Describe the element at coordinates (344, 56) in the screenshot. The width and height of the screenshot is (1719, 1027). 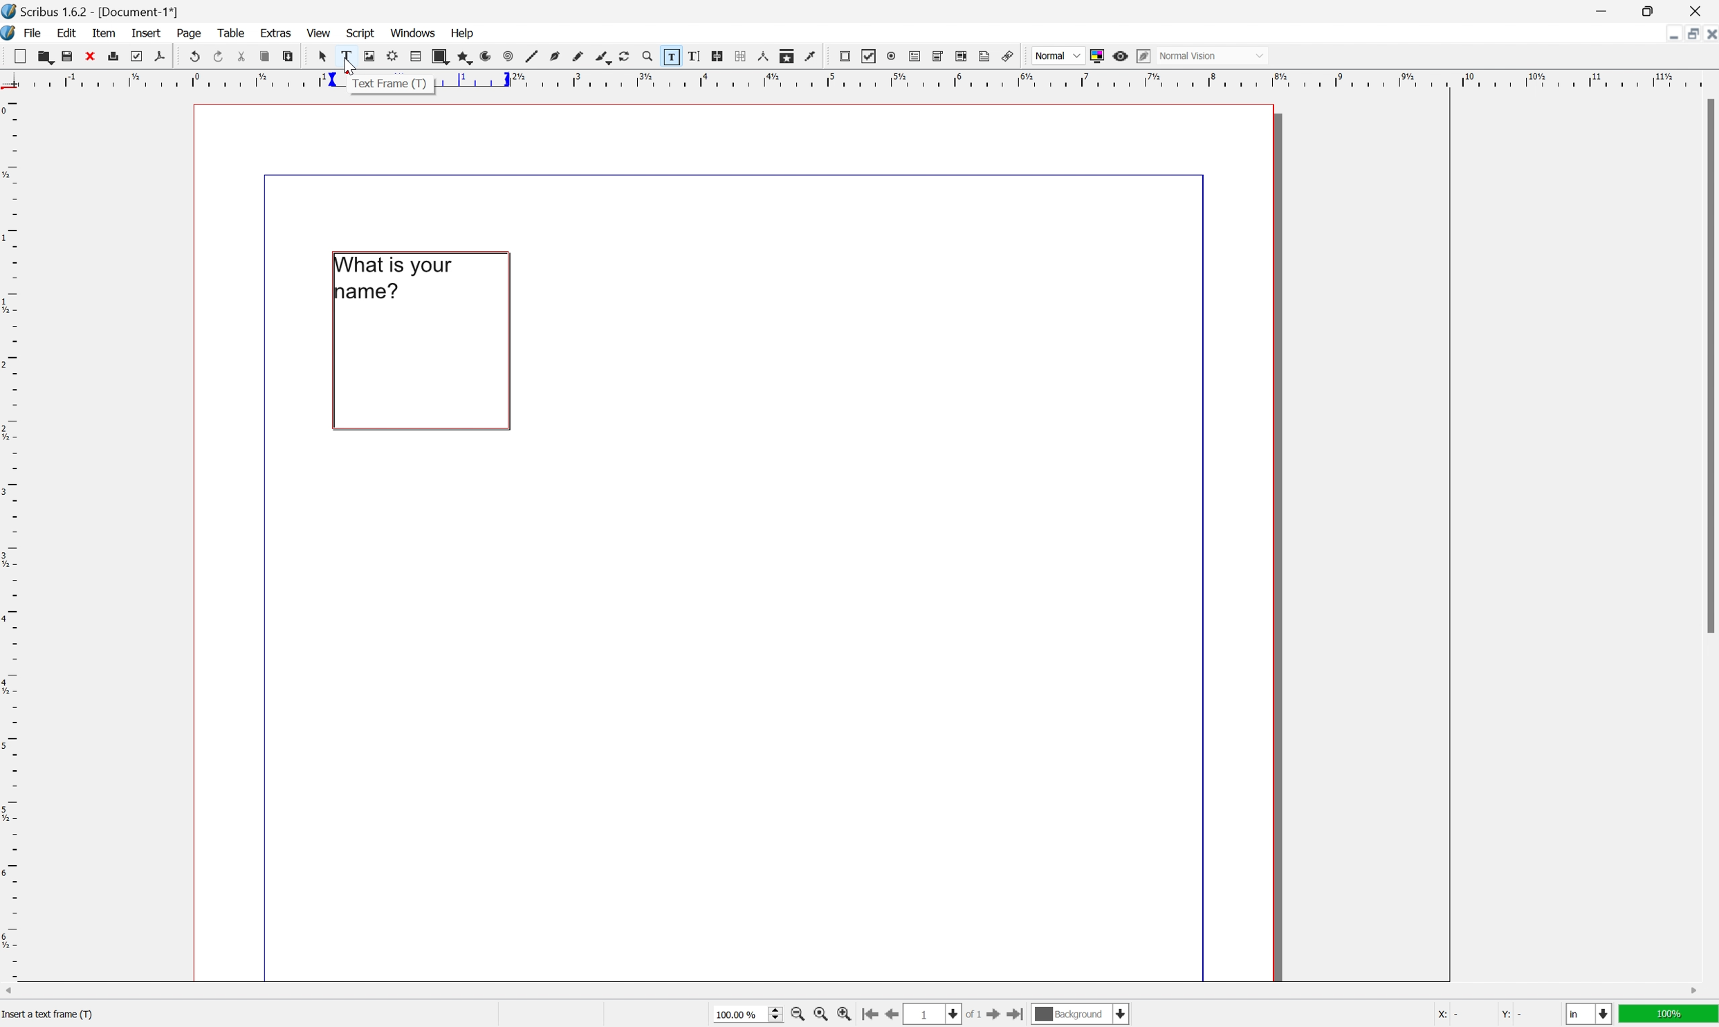
I see `text frame` at that location.